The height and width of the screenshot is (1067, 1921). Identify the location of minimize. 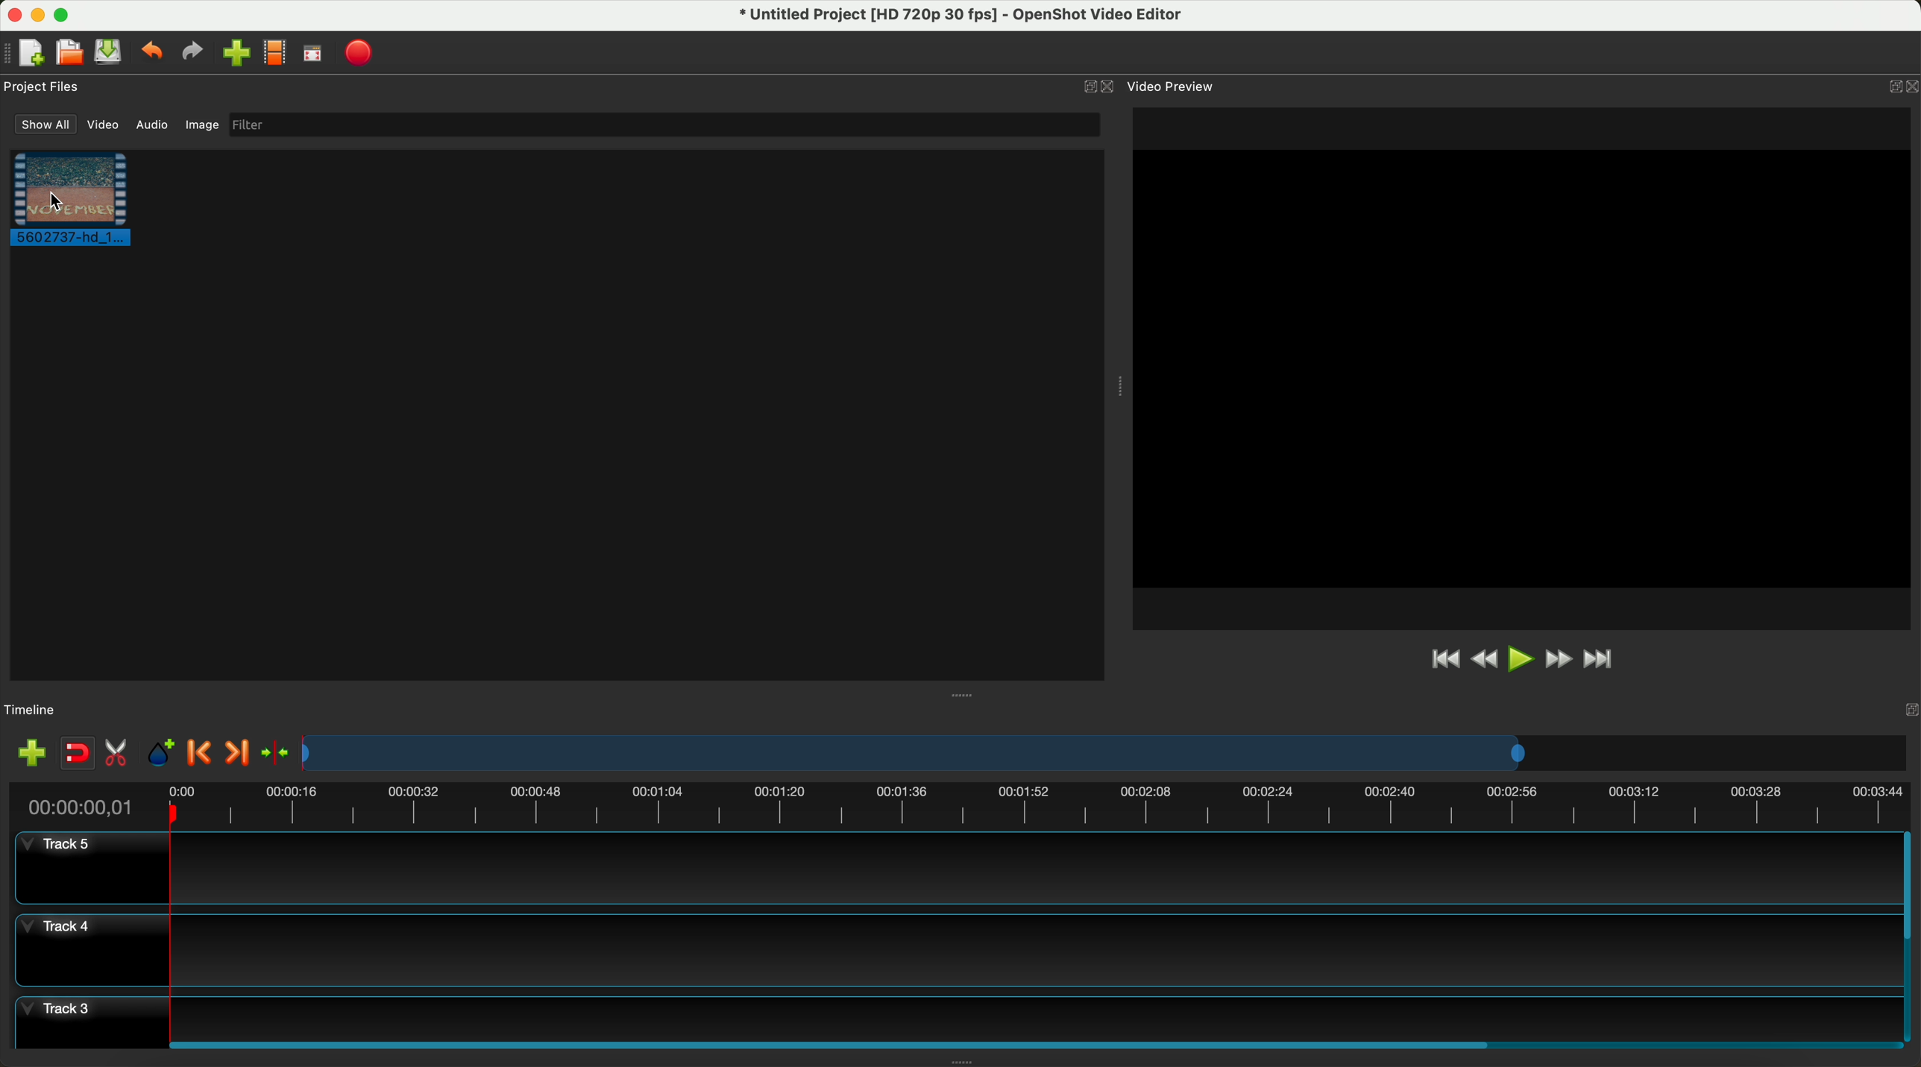
(1087, 88).